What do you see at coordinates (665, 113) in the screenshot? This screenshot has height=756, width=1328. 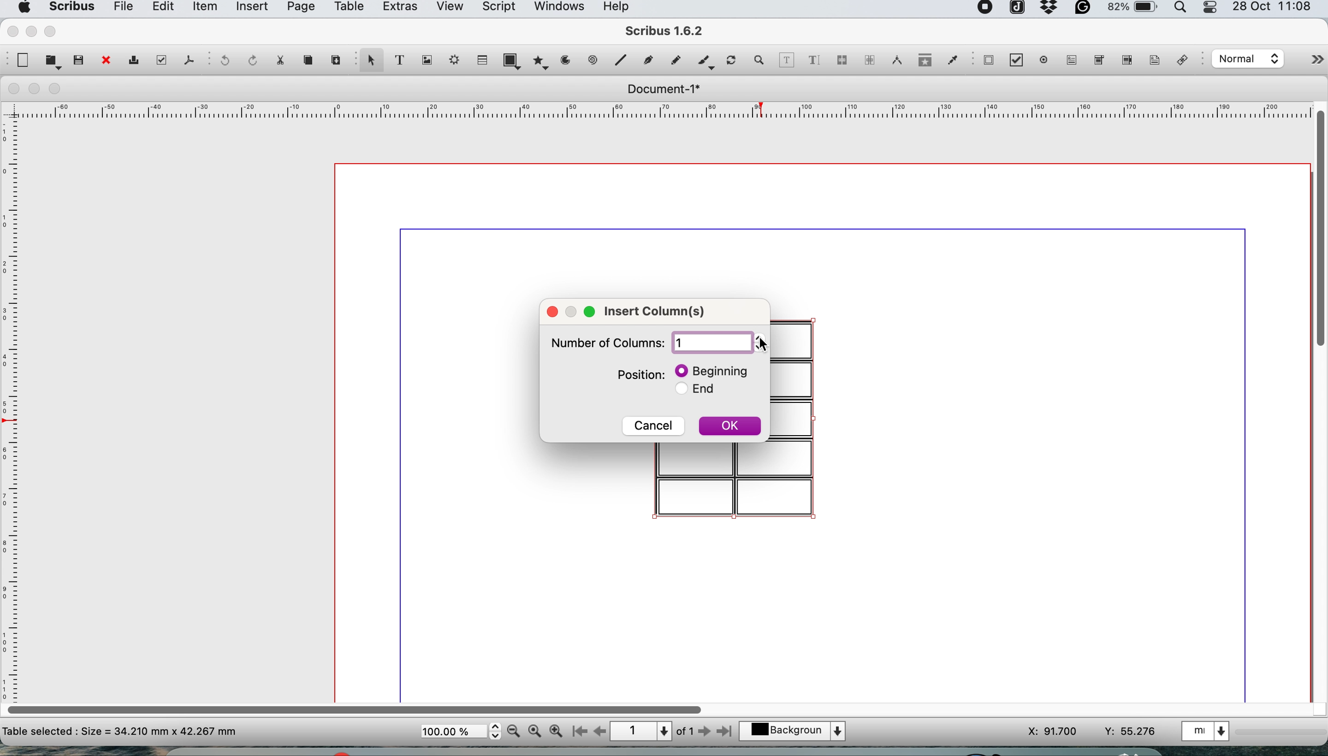 I see `horizontal scale` at bounding box center [665, 113].